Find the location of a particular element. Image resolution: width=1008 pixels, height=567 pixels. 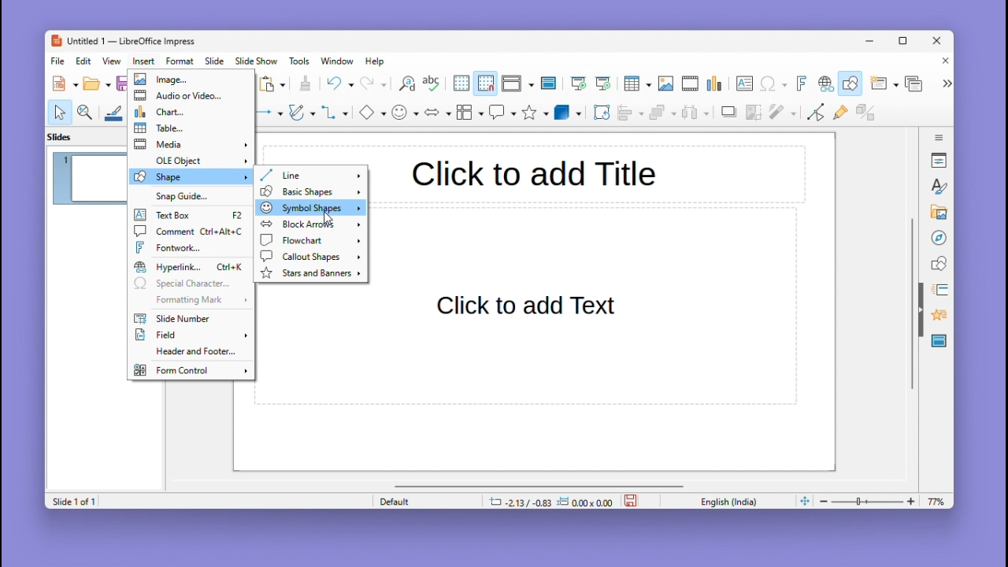

Draw function is located at coordinates (852, 83).